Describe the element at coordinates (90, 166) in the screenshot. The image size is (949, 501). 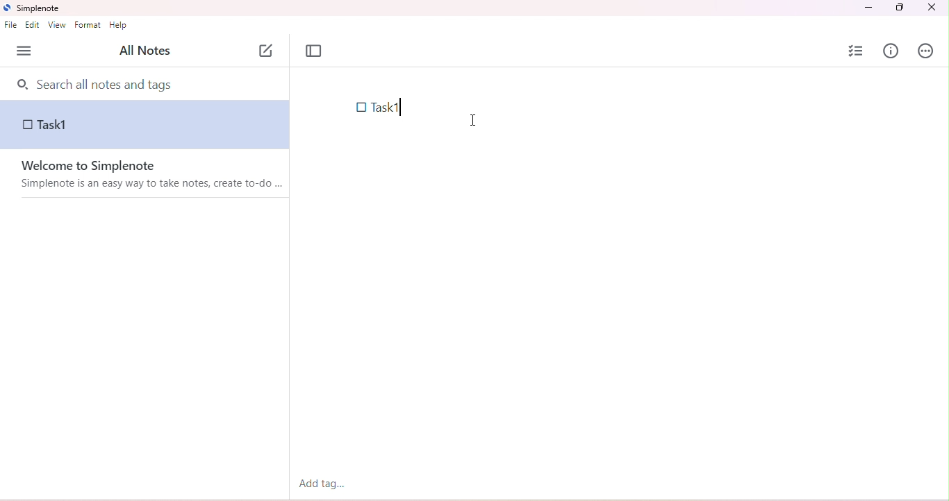
I see `welcome to simplenote` at that location.